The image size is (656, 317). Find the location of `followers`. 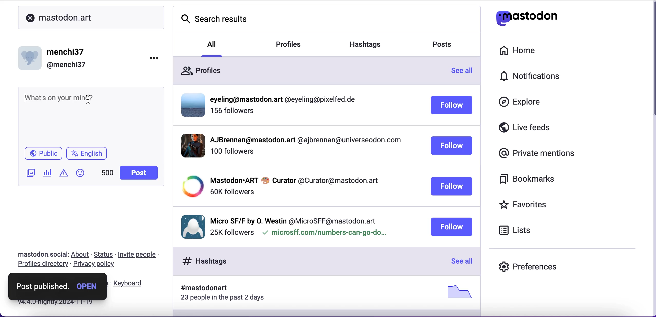

followers is located at coordinates (231, 233).